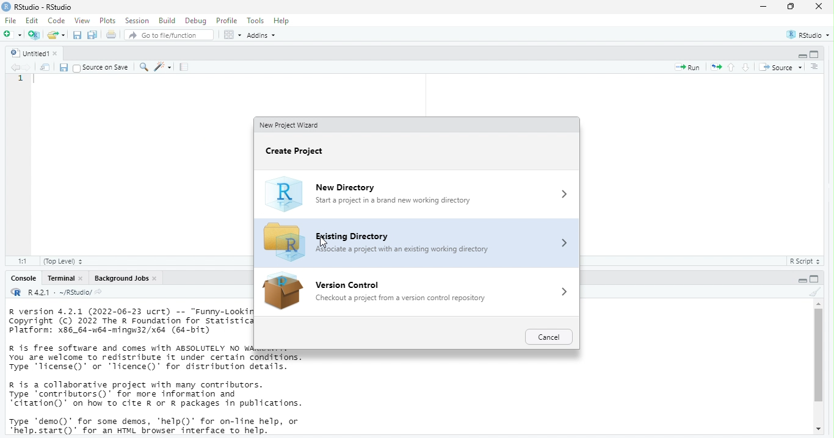 This screenshot has width=834, height=438. I want to click on minimize, so click(800, 279).